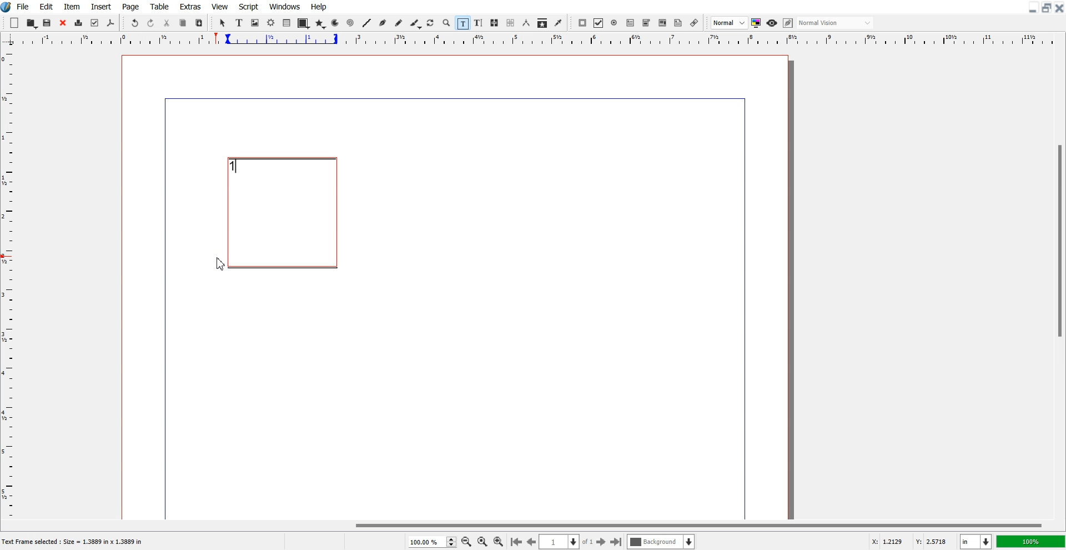  What do you see at coordinates (976, 542) in the screenshot?
I see `Measurement in Inches` at bounding box center [976, 542].